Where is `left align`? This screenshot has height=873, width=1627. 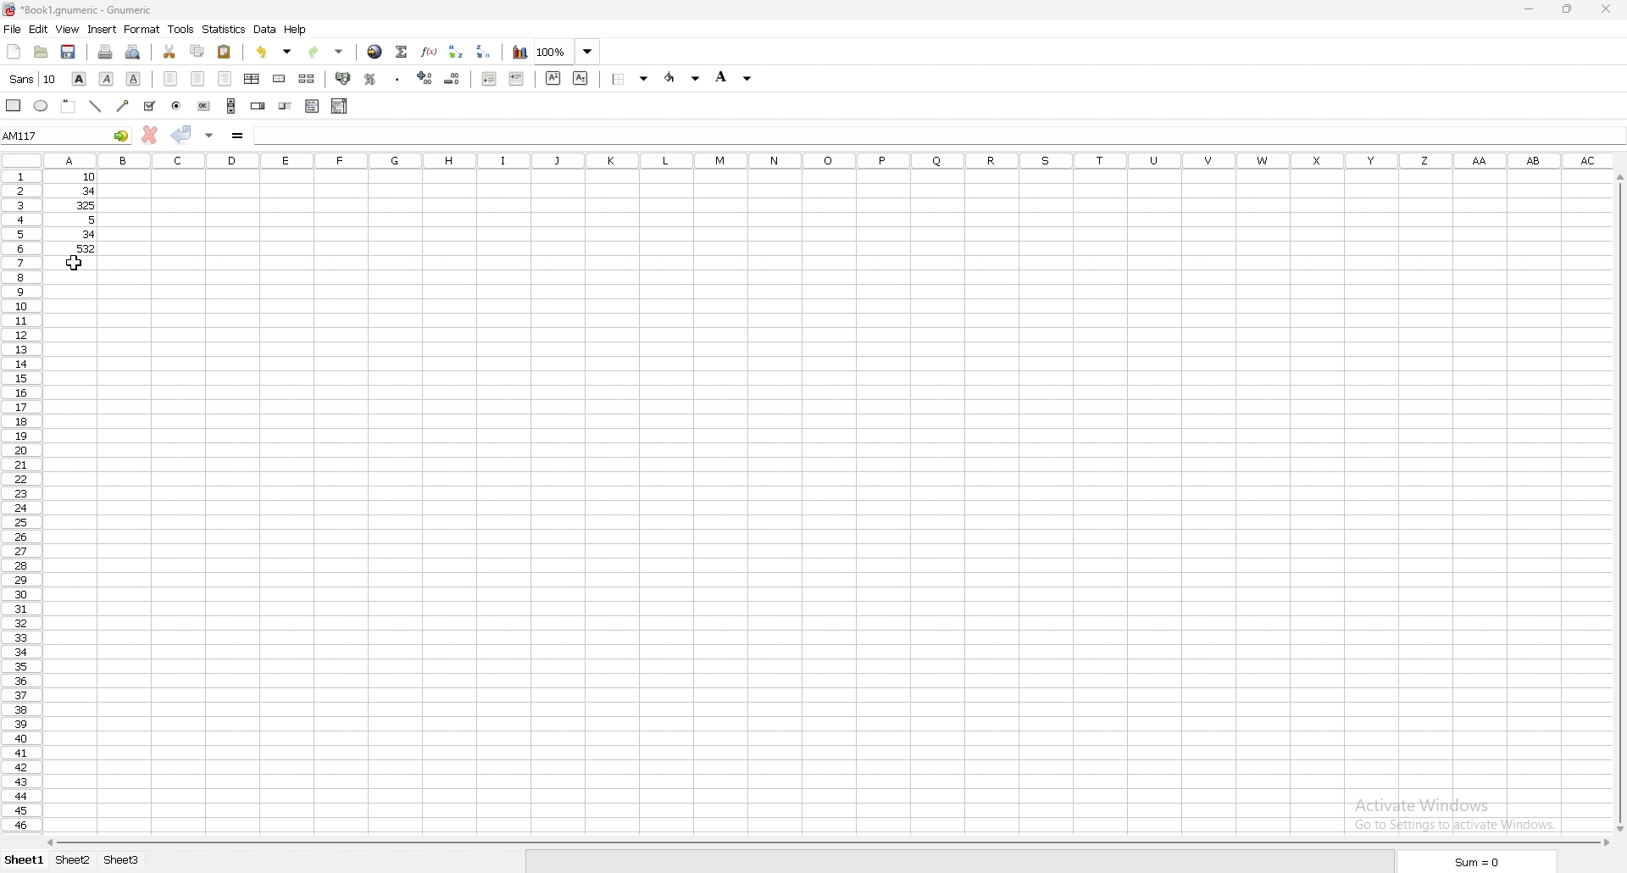
left align is located at coordinates (171, 76).